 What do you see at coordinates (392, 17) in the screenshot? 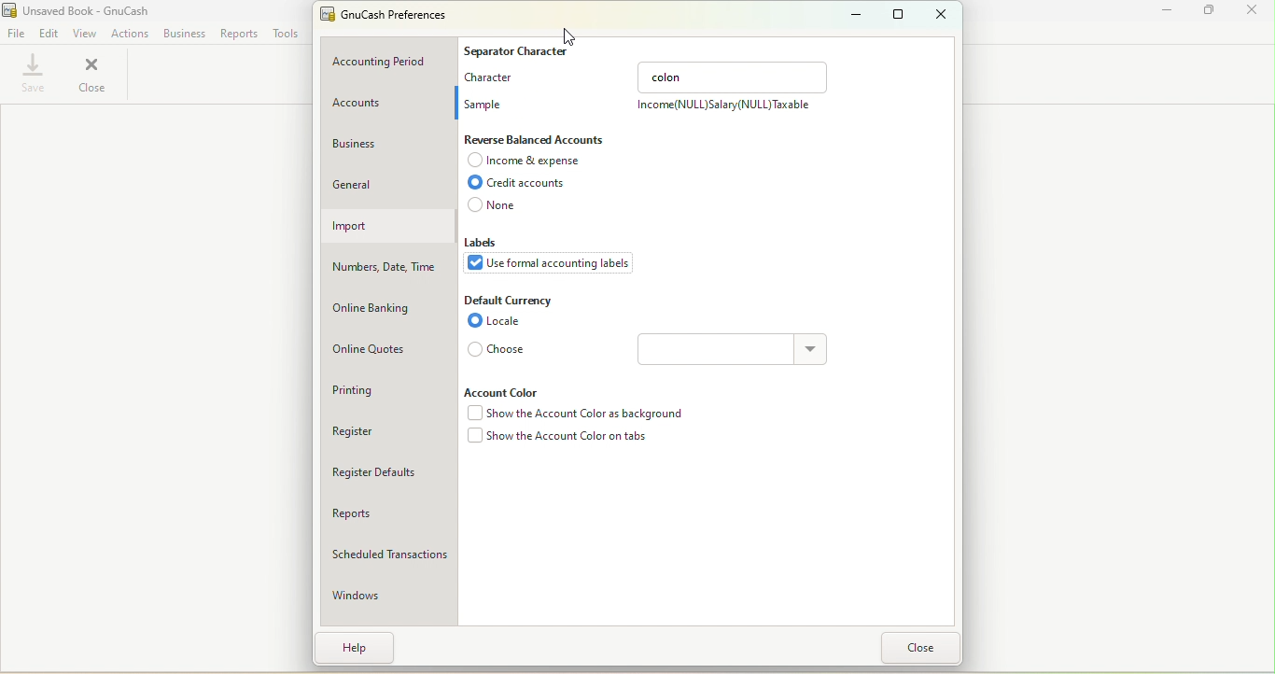
I see `File name` at bounding box center [392, 17].